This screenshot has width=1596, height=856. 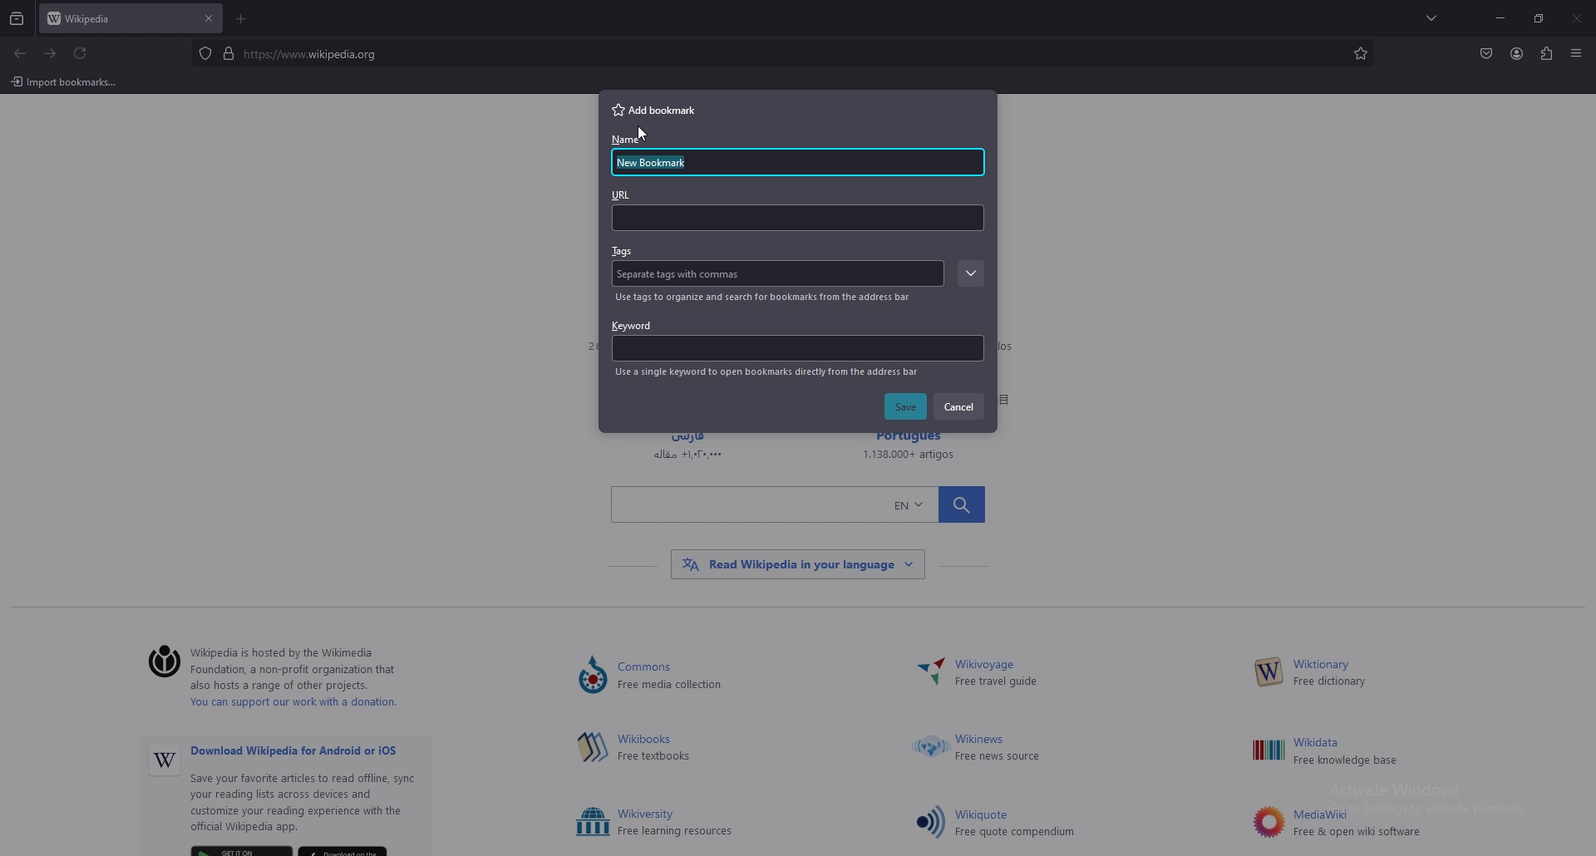 I want to click on info, so click(x=767, y=372).